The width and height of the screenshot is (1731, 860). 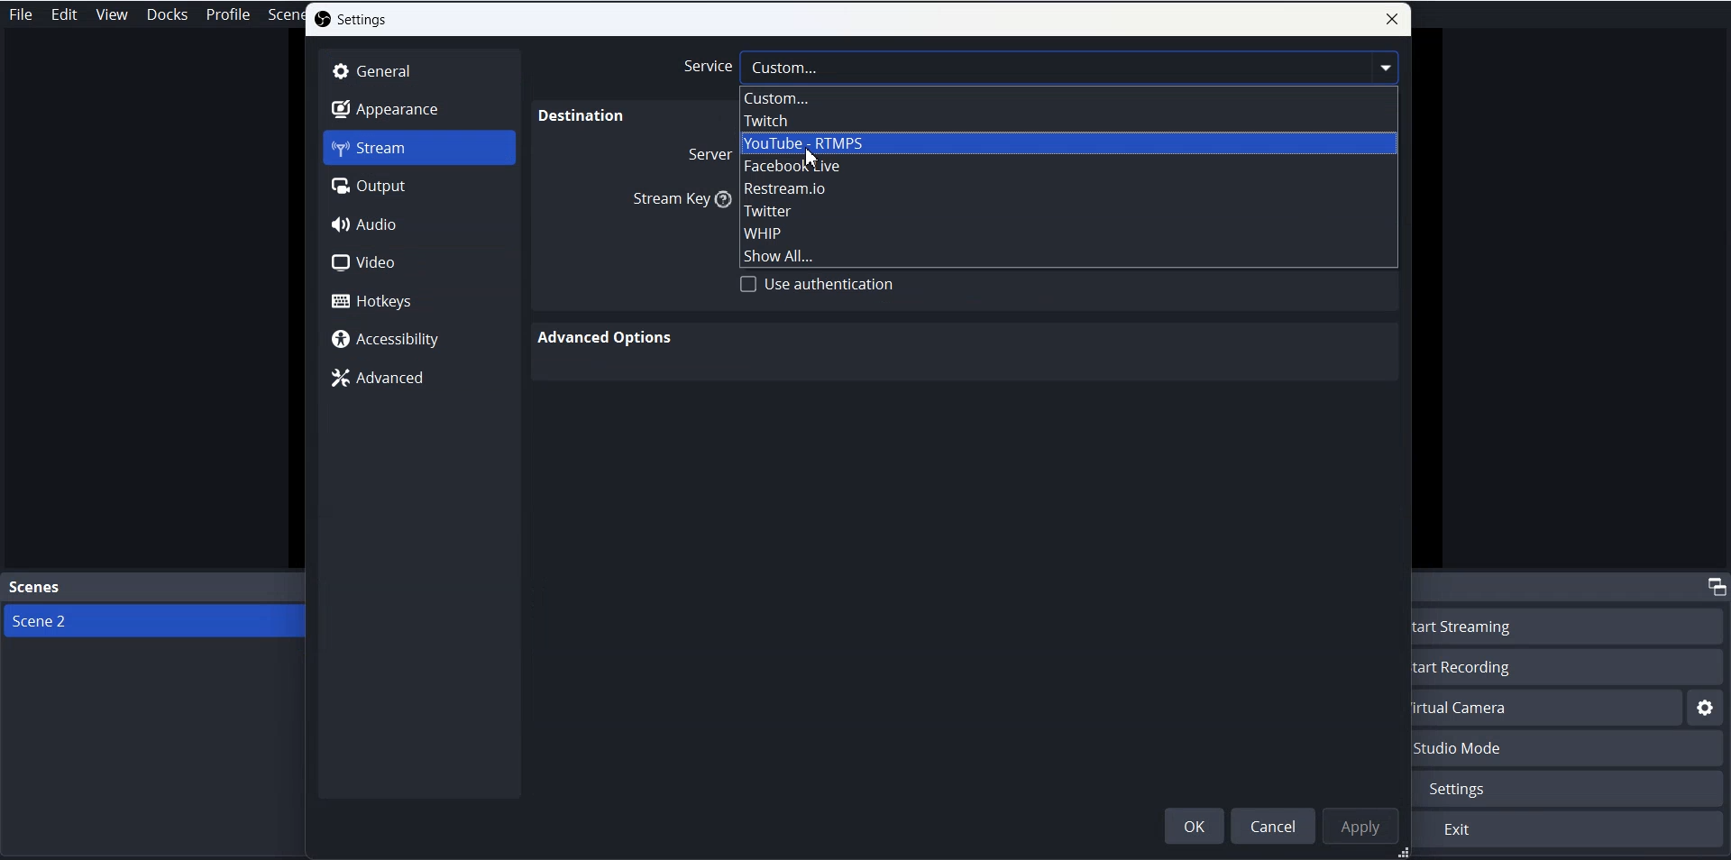 I want to click on close, so click(x=1392, y=19).